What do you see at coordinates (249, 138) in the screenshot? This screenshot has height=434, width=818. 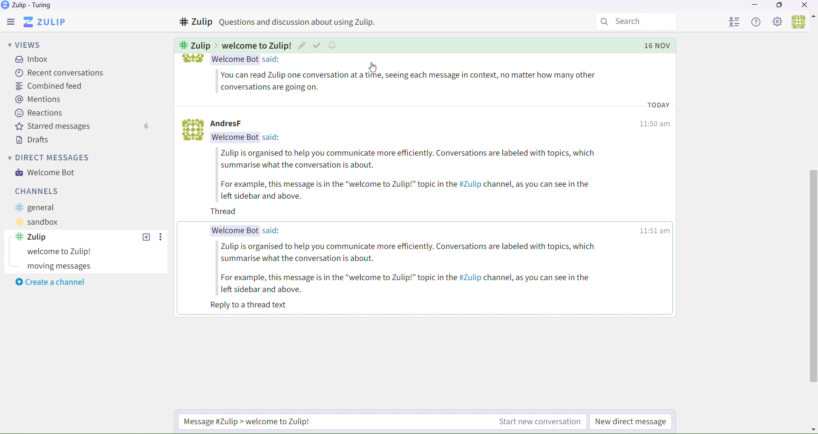 I see `Welcome bot` at bounding box center [249, 138].